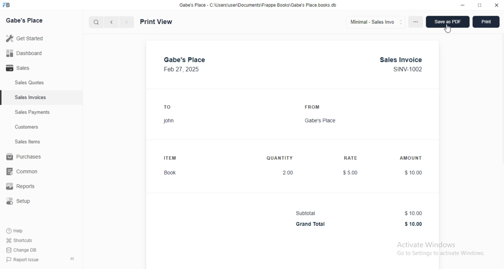 This screenshot has height=269, width=504. I want to click on $10.00, so click(414, 224).